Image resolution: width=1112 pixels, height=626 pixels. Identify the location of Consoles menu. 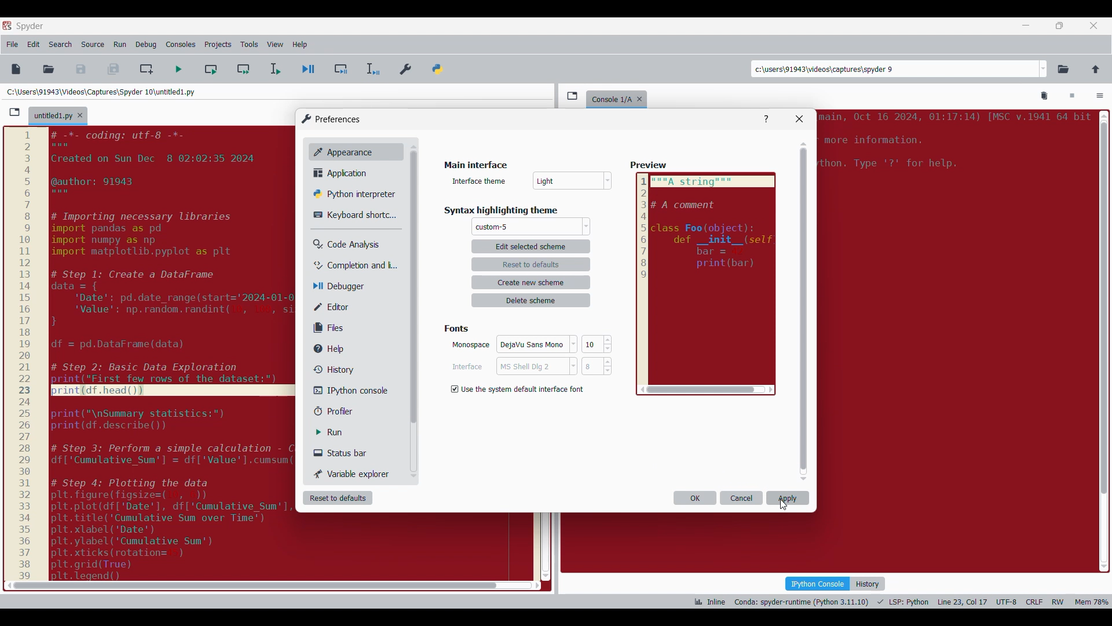
(181, 45).